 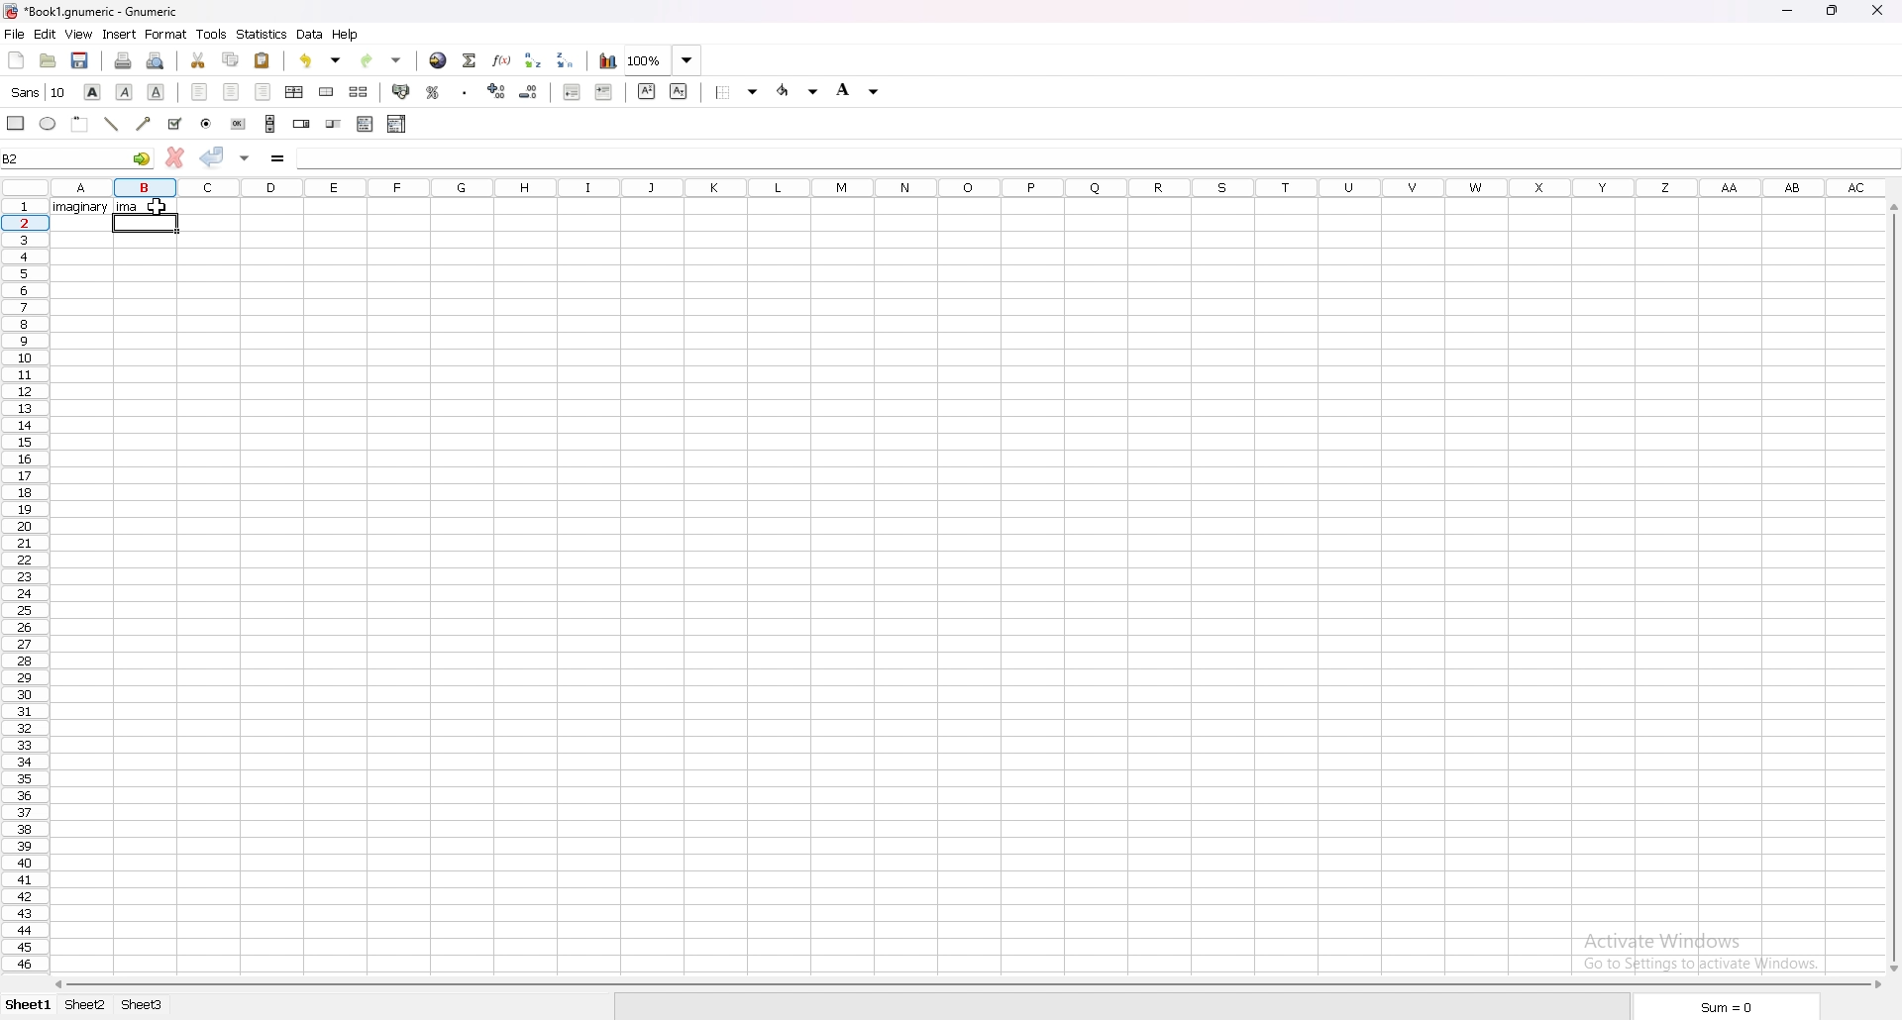 What do you see at coordinates (157, 92) in the screenshot?
I see `underline` at bounding box center [157, 92].